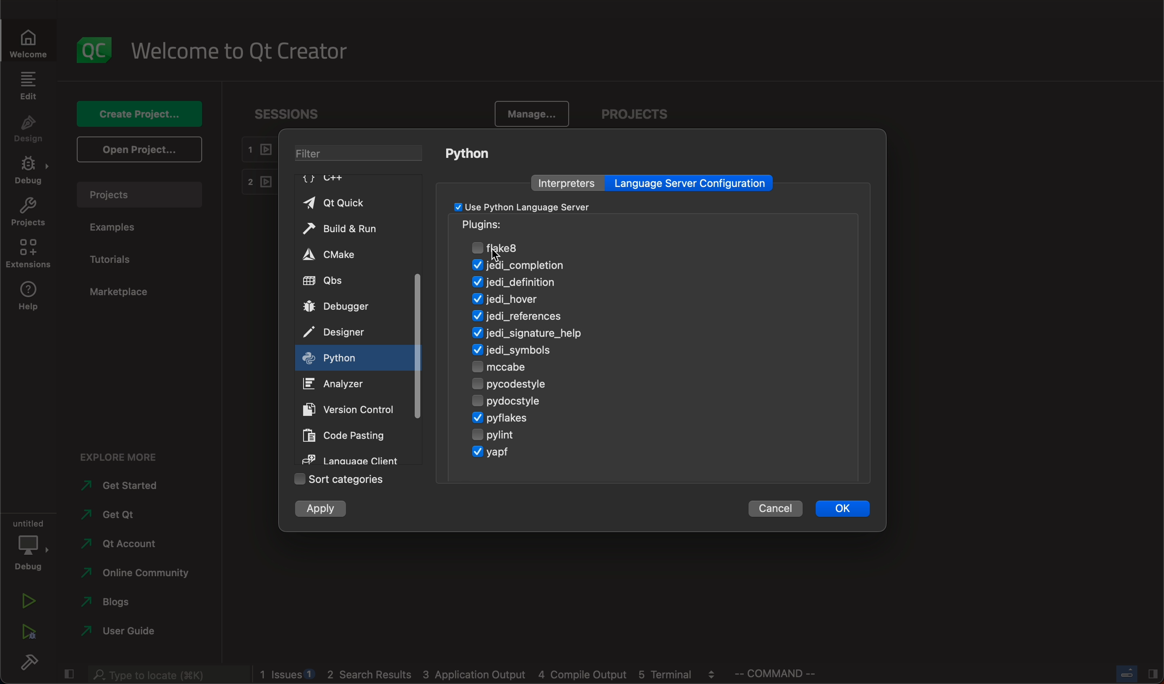  What do you see at coordinates (333, 253) in the screenshot?
I see `cmake` at bounding box center [333, 253].